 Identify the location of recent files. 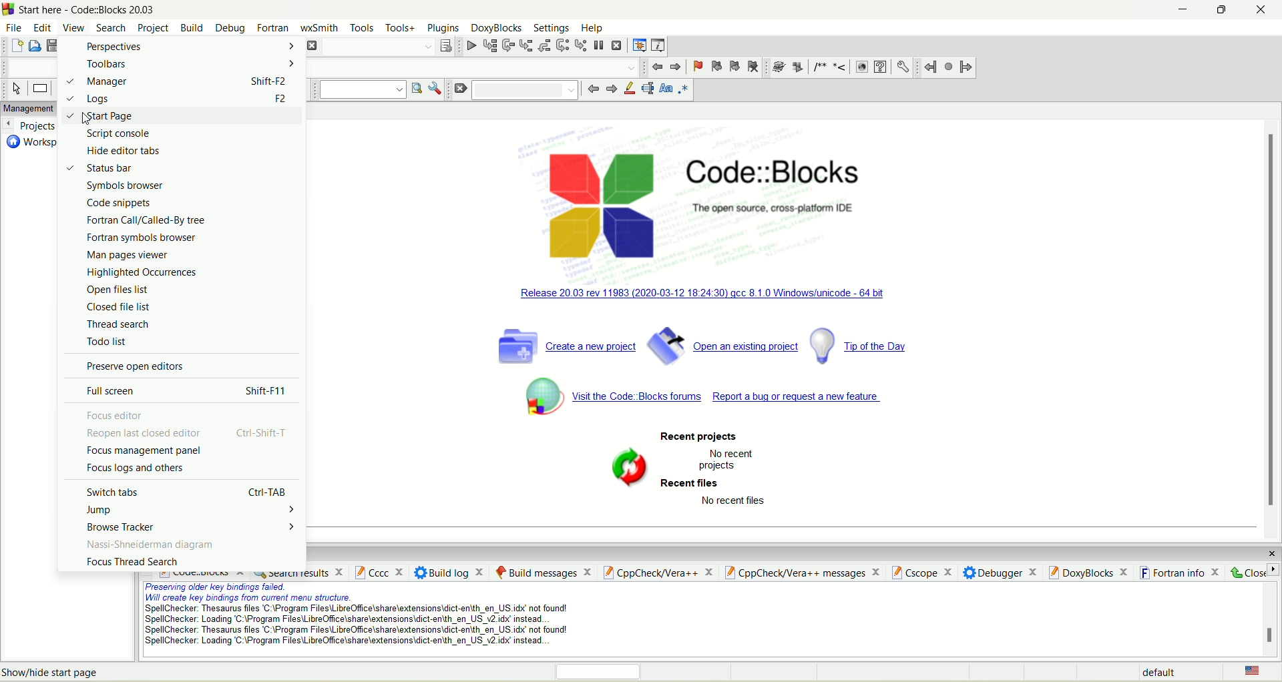
(693, 483).